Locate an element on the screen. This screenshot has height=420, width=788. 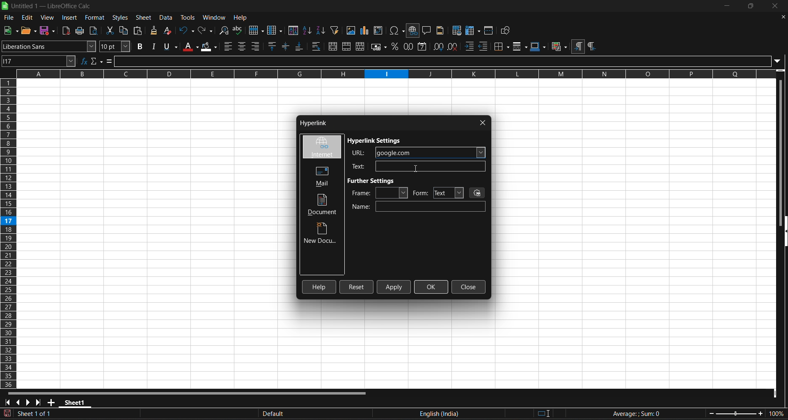
scroll to next sheet  is located at coordinates (27, 403).